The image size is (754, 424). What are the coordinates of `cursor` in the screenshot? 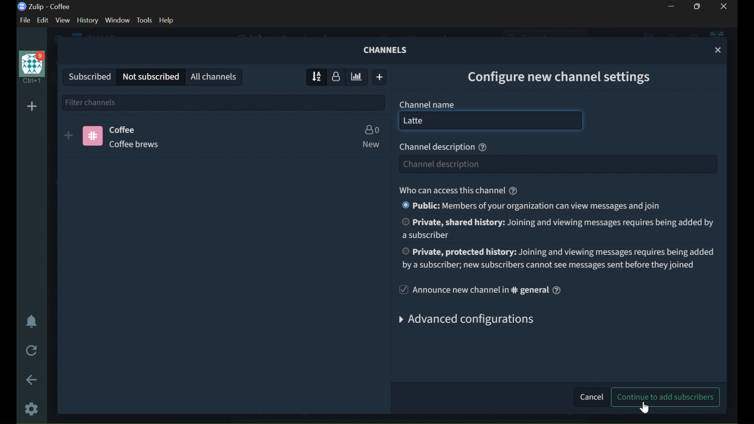 It's located at (644, 408).